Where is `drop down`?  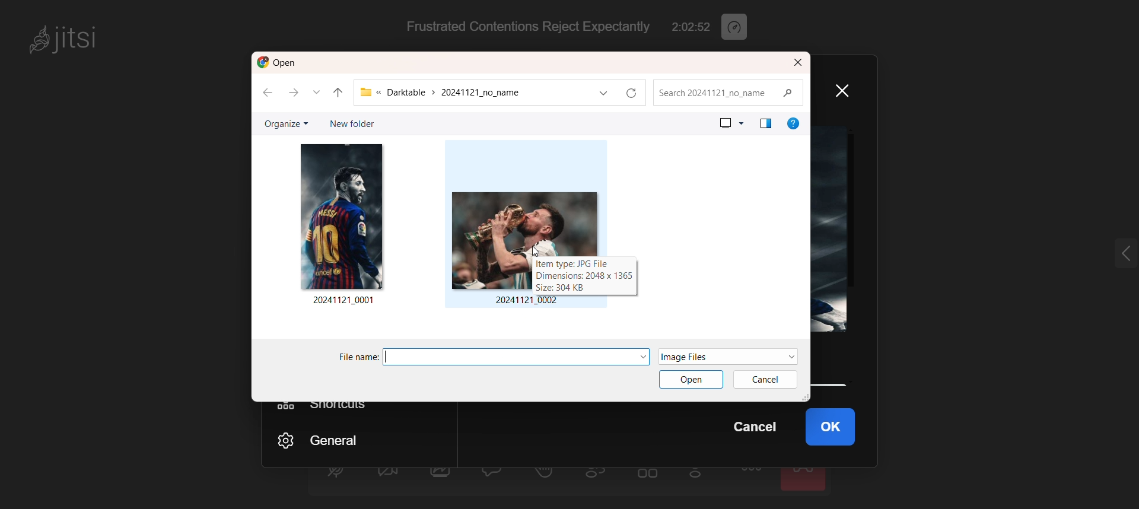 drop down is located at coordinates (603, 93).